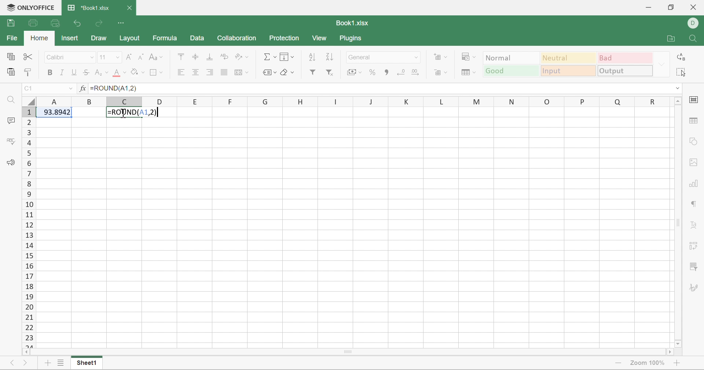 The image size is (704, 370). I want to click on Drop Down, so click(71, 88).